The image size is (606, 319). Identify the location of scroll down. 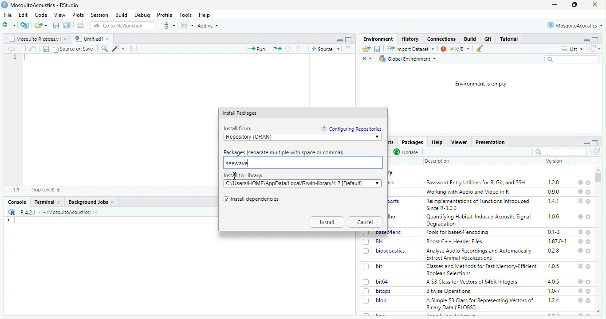
(599, 312).